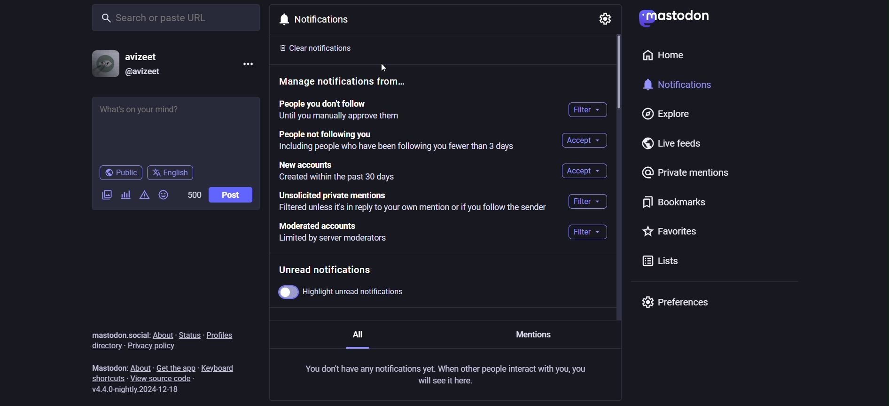 This screenshot has height=406, width=889. Describe the element at coordinates (153, 346) in the screenshot. I see `privacy policy` at that location.